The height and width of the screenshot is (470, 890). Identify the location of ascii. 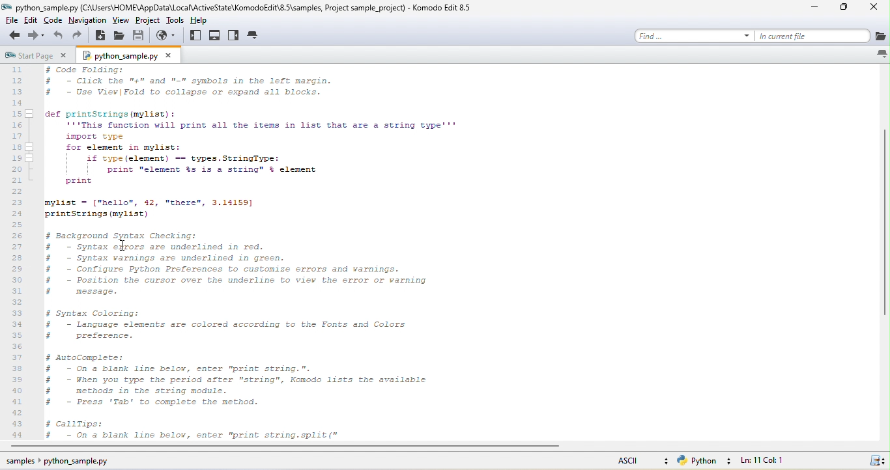
(639, 460).